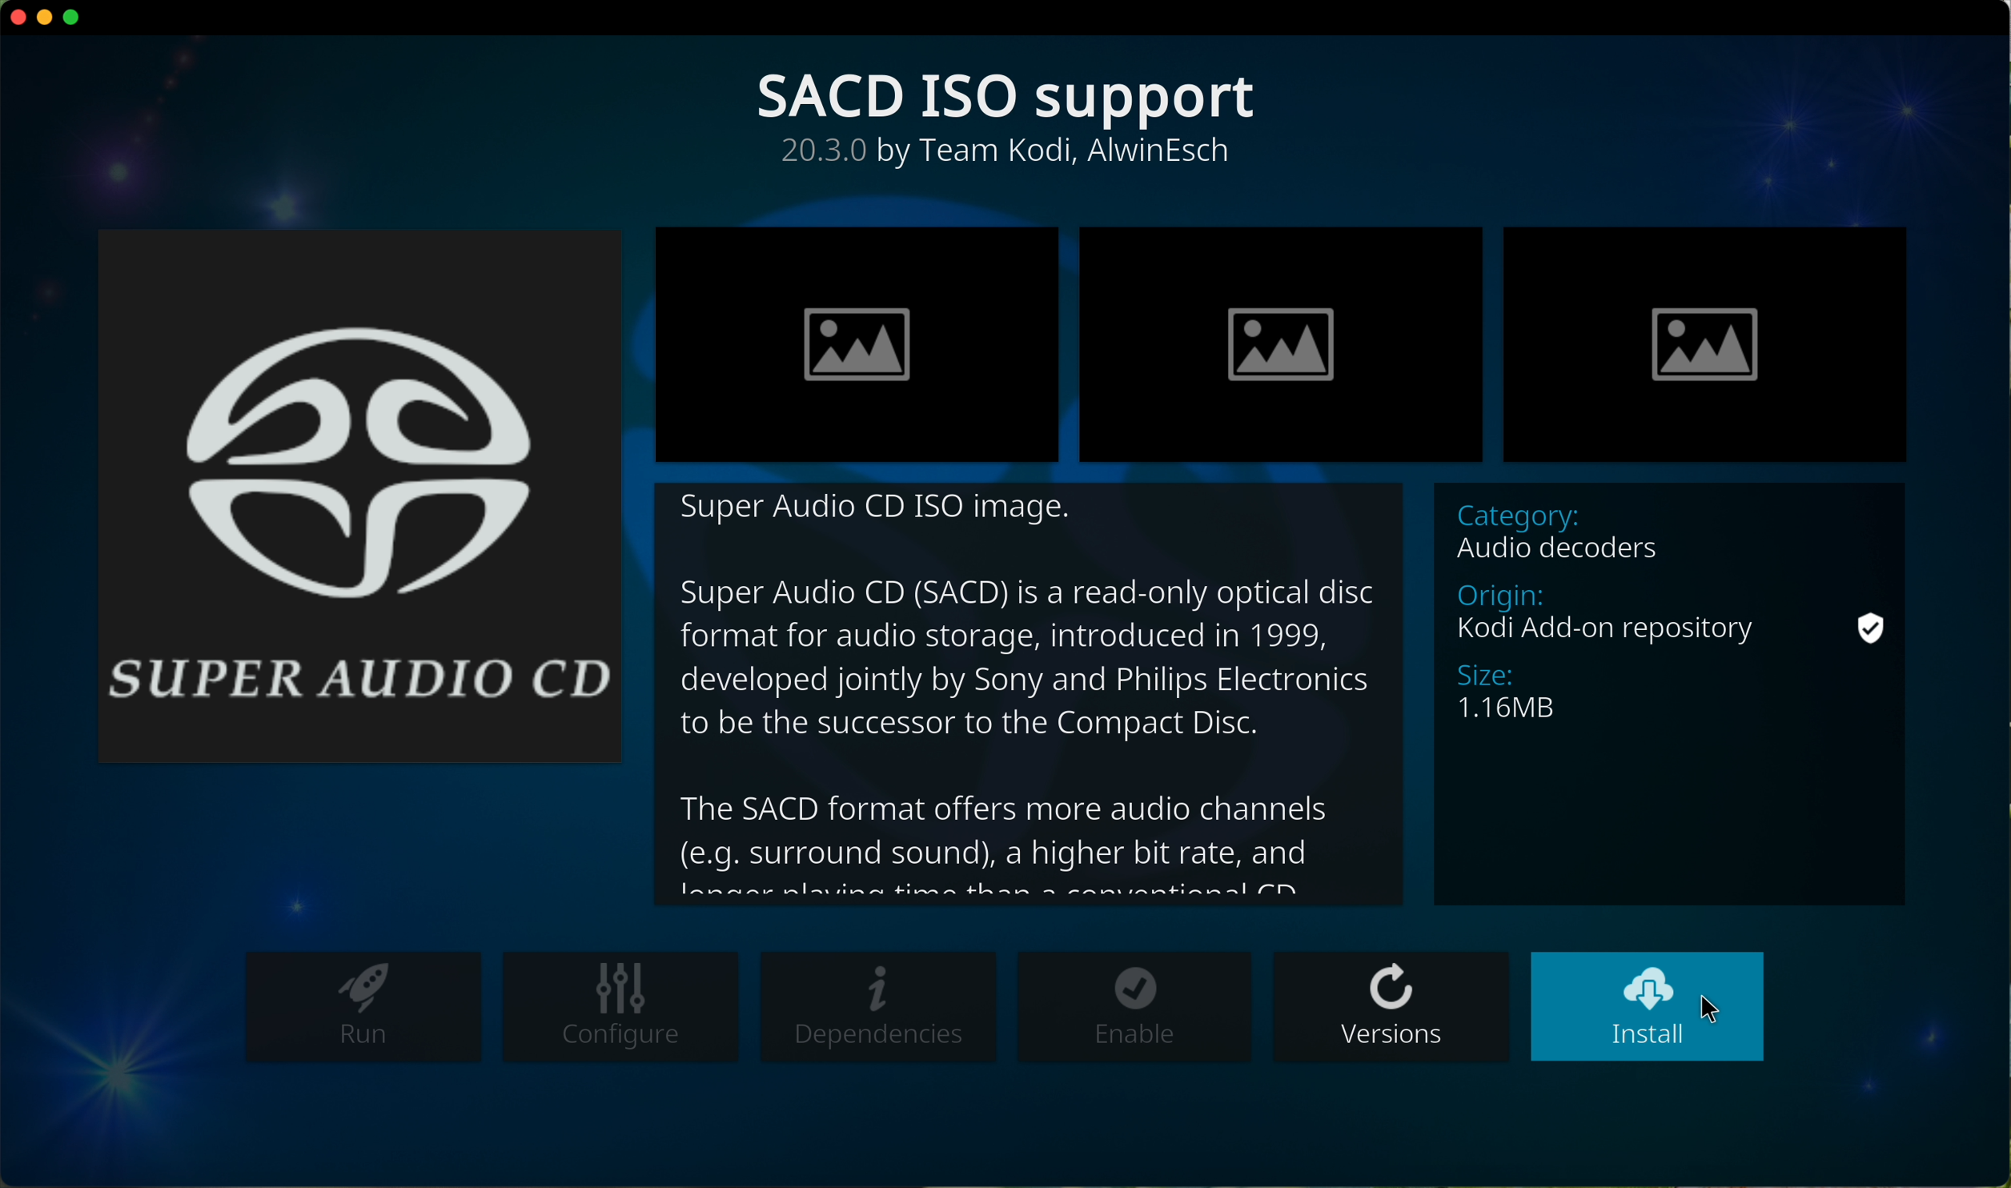  I want to click on description, so click(1010, 155).